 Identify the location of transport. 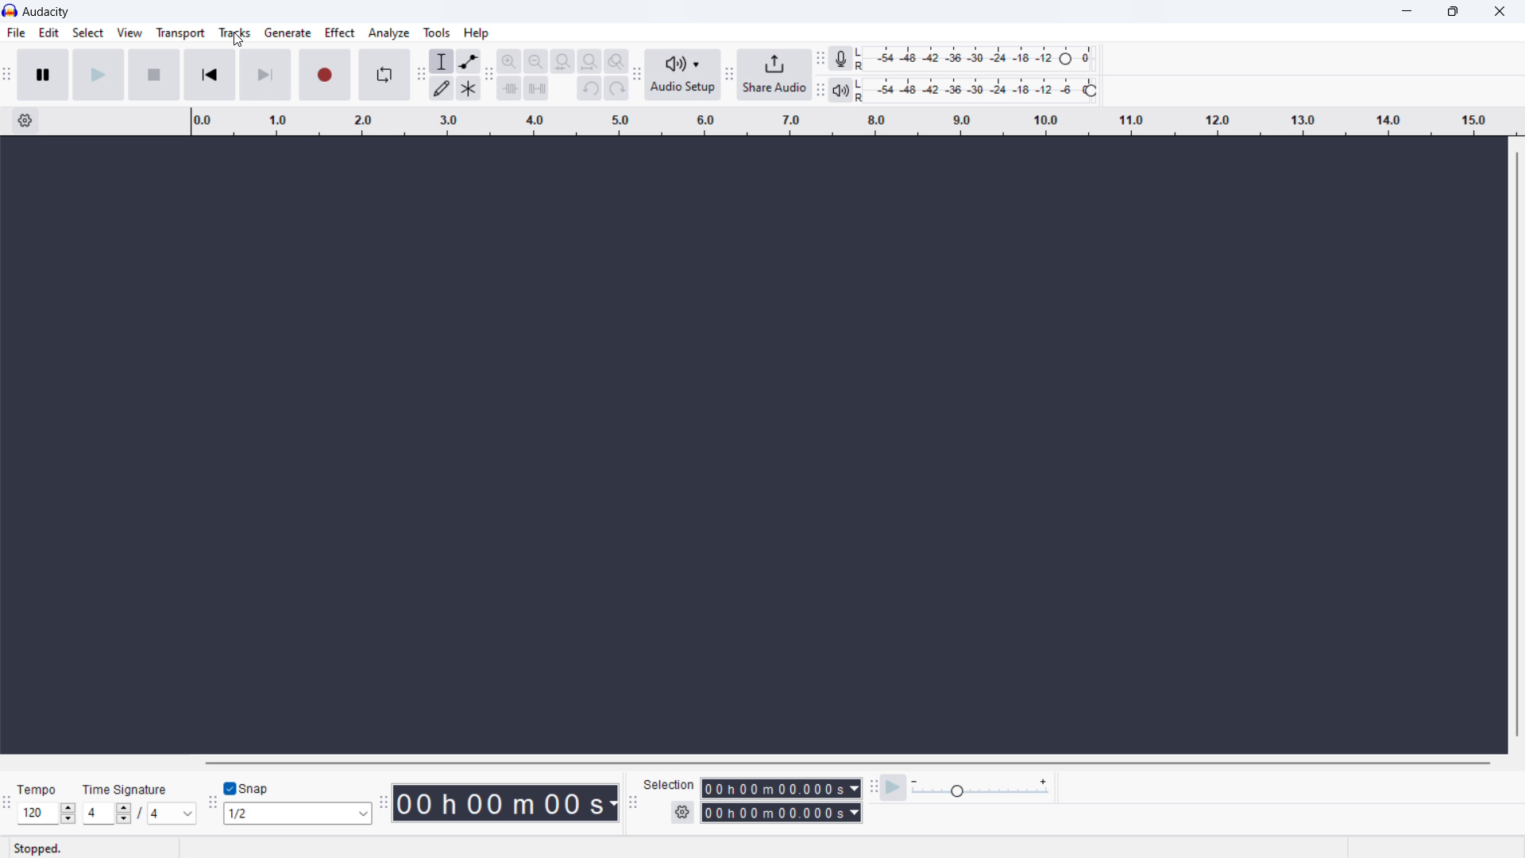
(181, 33).